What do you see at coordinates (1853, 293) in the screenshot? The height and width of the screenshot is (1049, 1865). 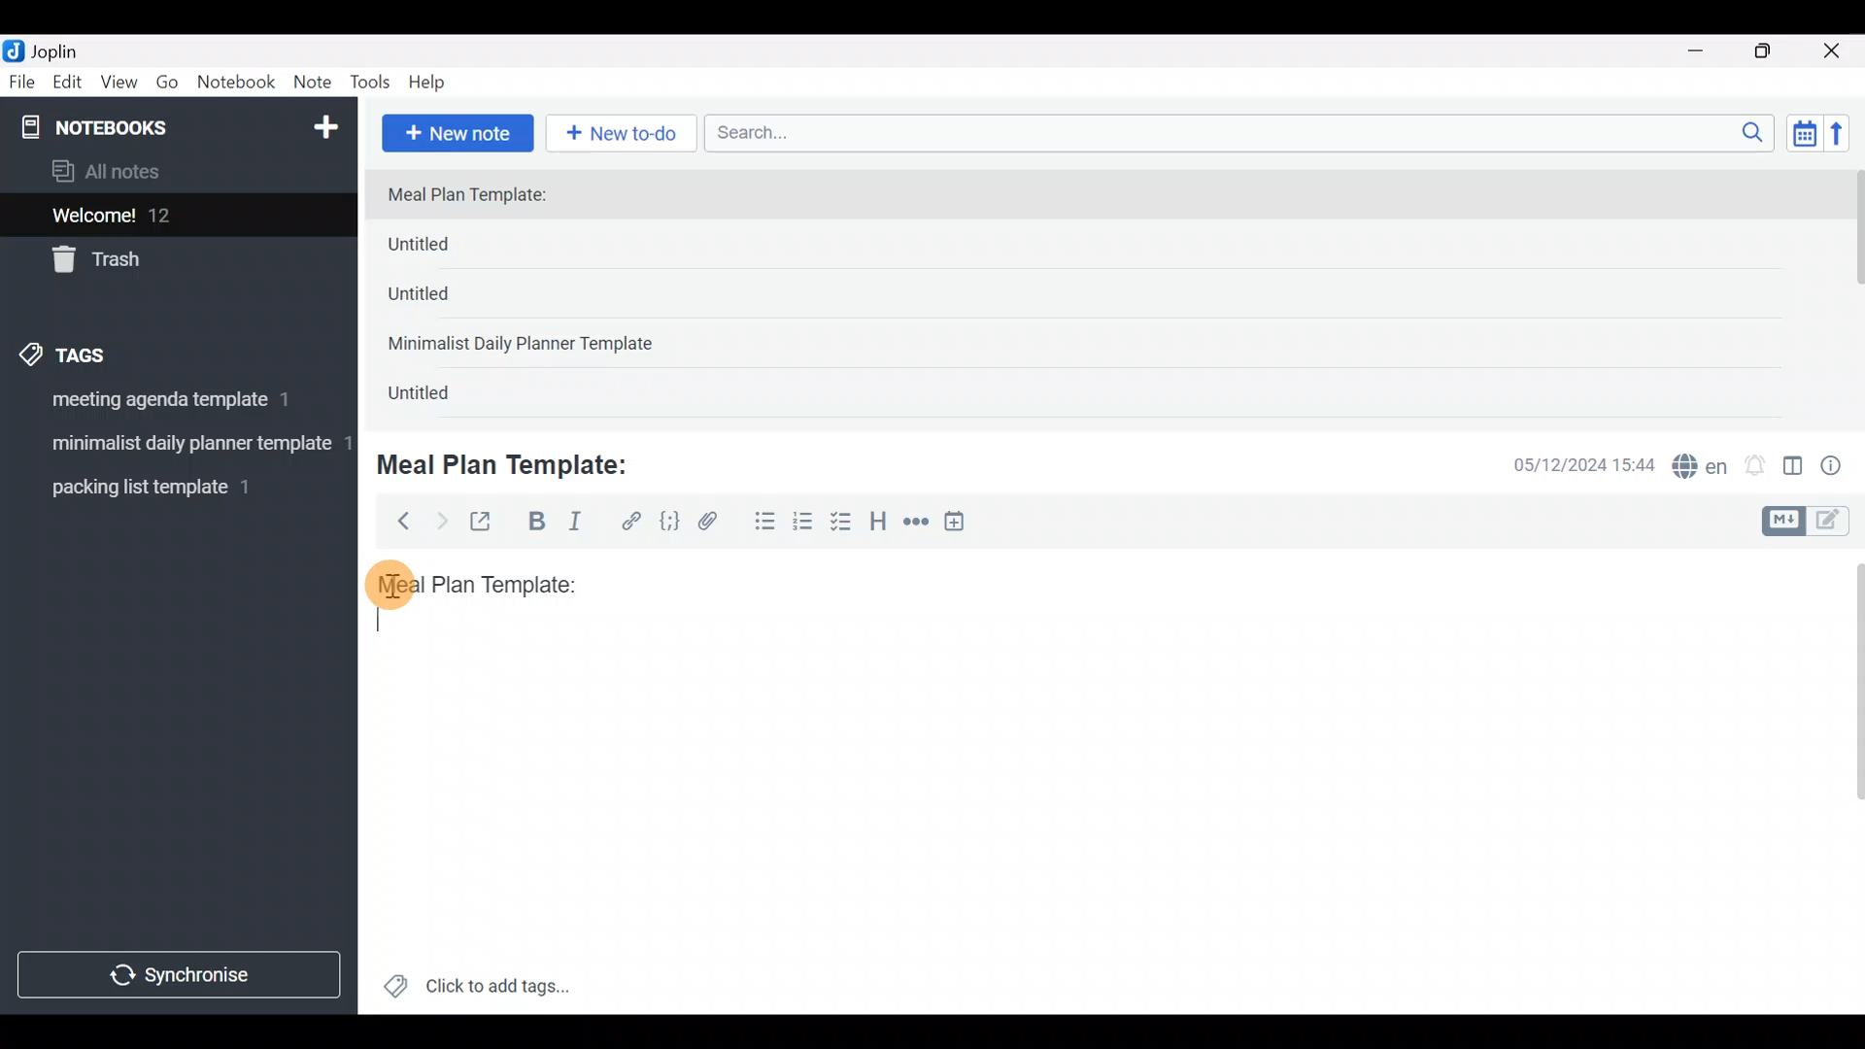 I see `Scroll bar` at bounding box center [1853, 293].